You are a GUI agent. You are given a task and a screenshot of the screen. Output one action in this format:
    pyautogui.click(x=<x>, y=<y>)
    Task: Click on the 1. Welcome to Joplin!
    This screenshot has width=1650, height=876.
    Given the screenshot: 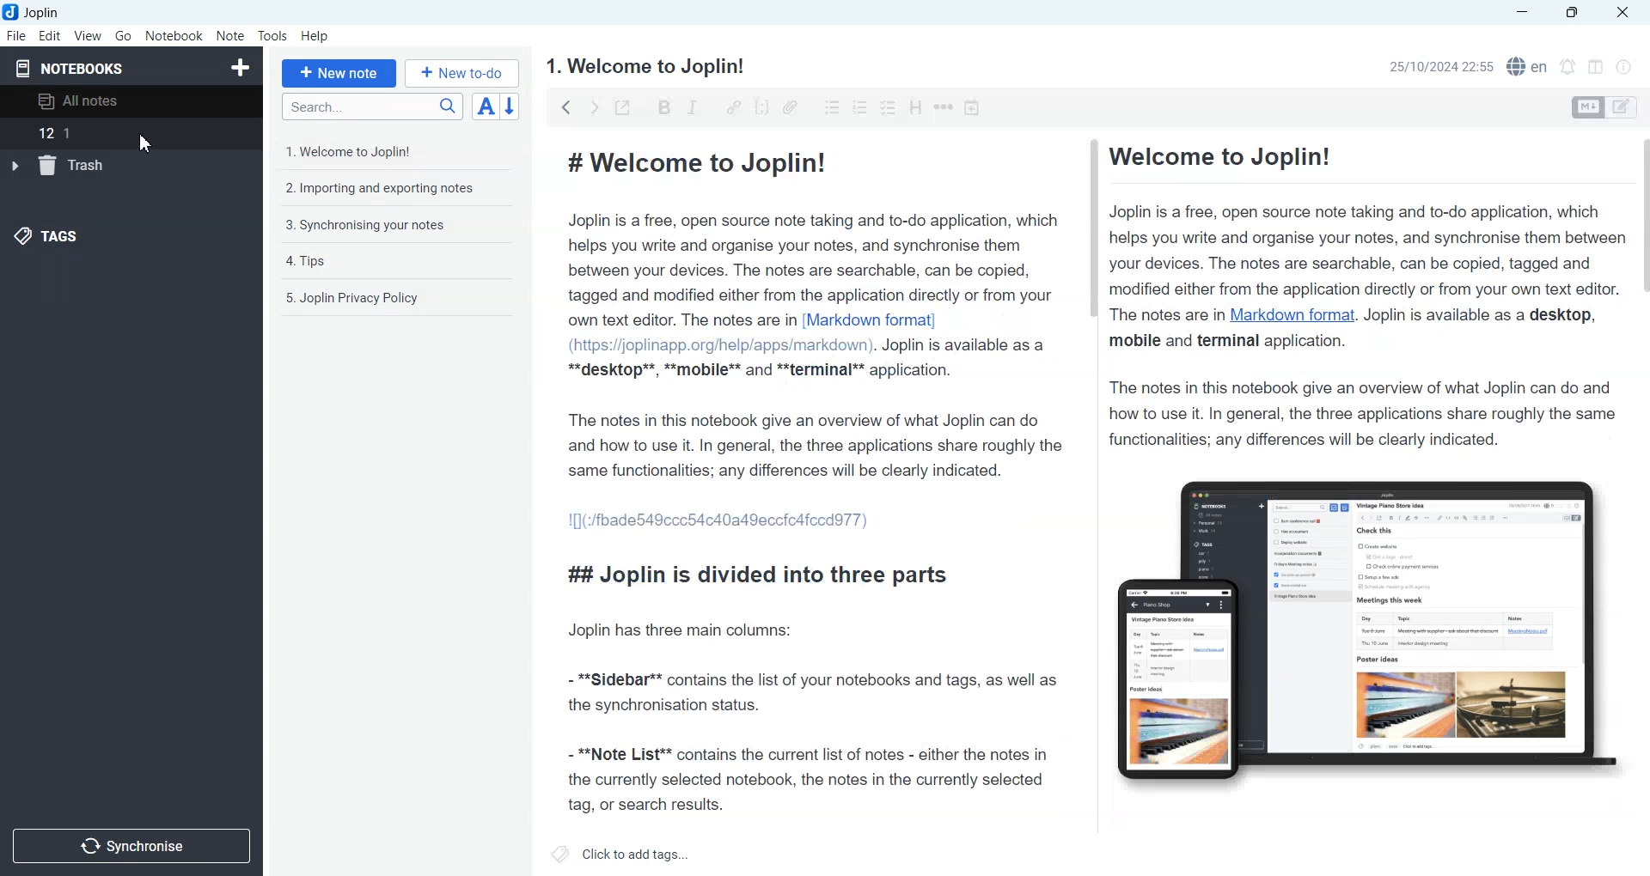 What is the action you would take?
    pyautogui.click(x=362, y=150)
    